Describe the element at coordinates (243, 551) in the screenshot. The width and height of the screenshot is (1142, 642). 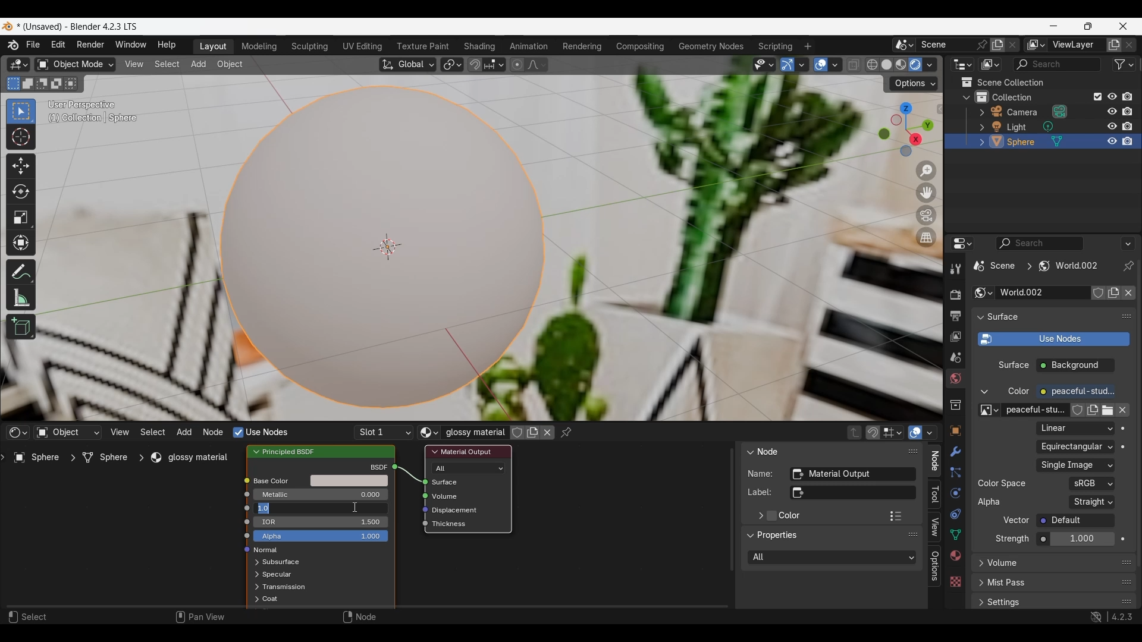
I see `icon` at that location.